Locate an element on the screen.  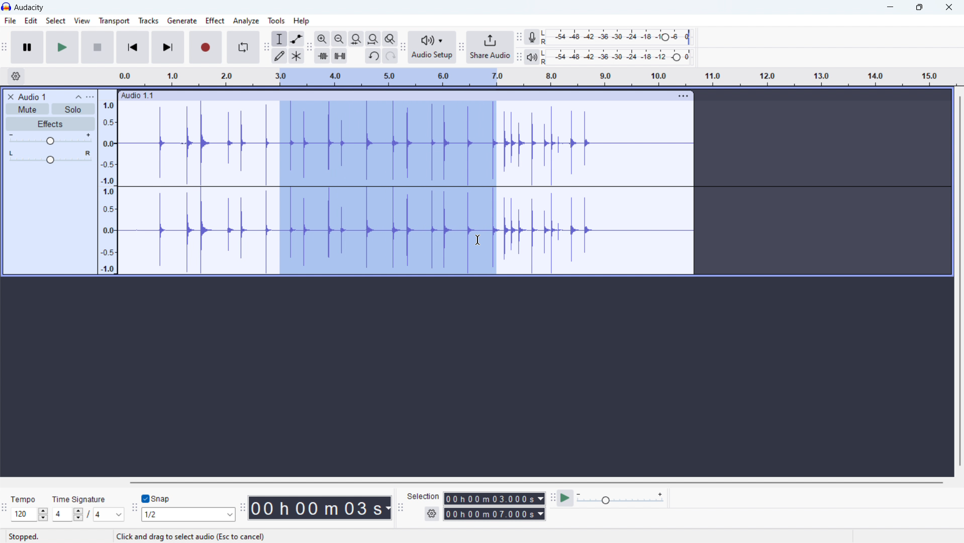
pause is located at coordinates (27, 48).